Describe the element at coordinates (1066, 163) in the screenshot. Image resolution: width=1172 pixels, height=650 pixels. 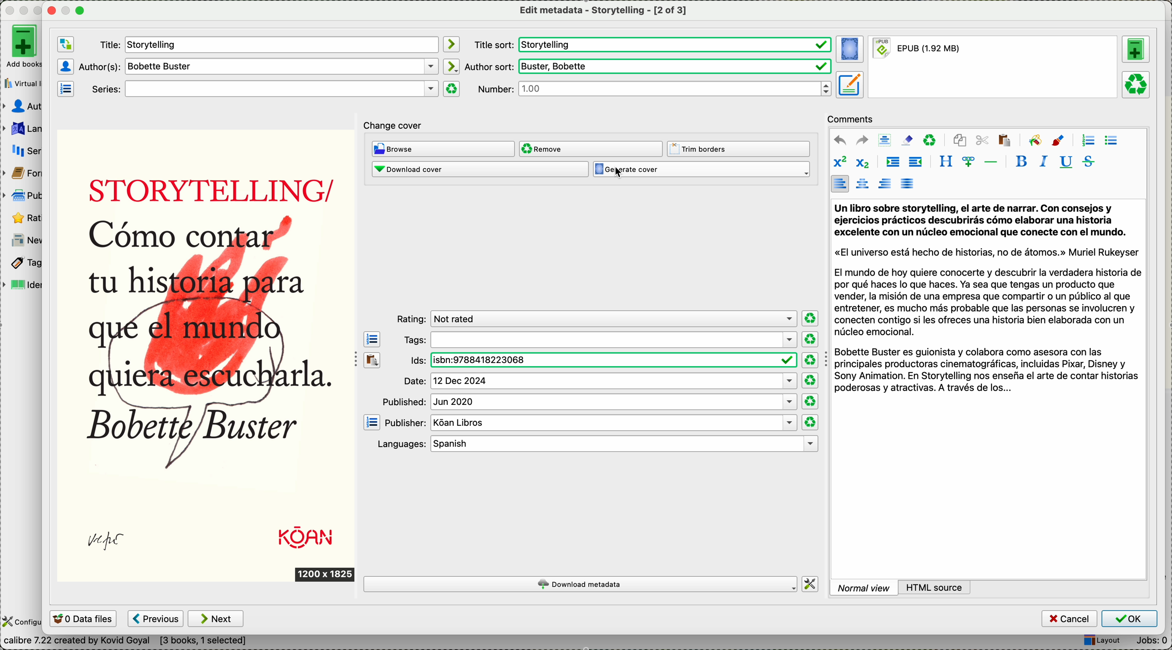
I see `underline` at that location.